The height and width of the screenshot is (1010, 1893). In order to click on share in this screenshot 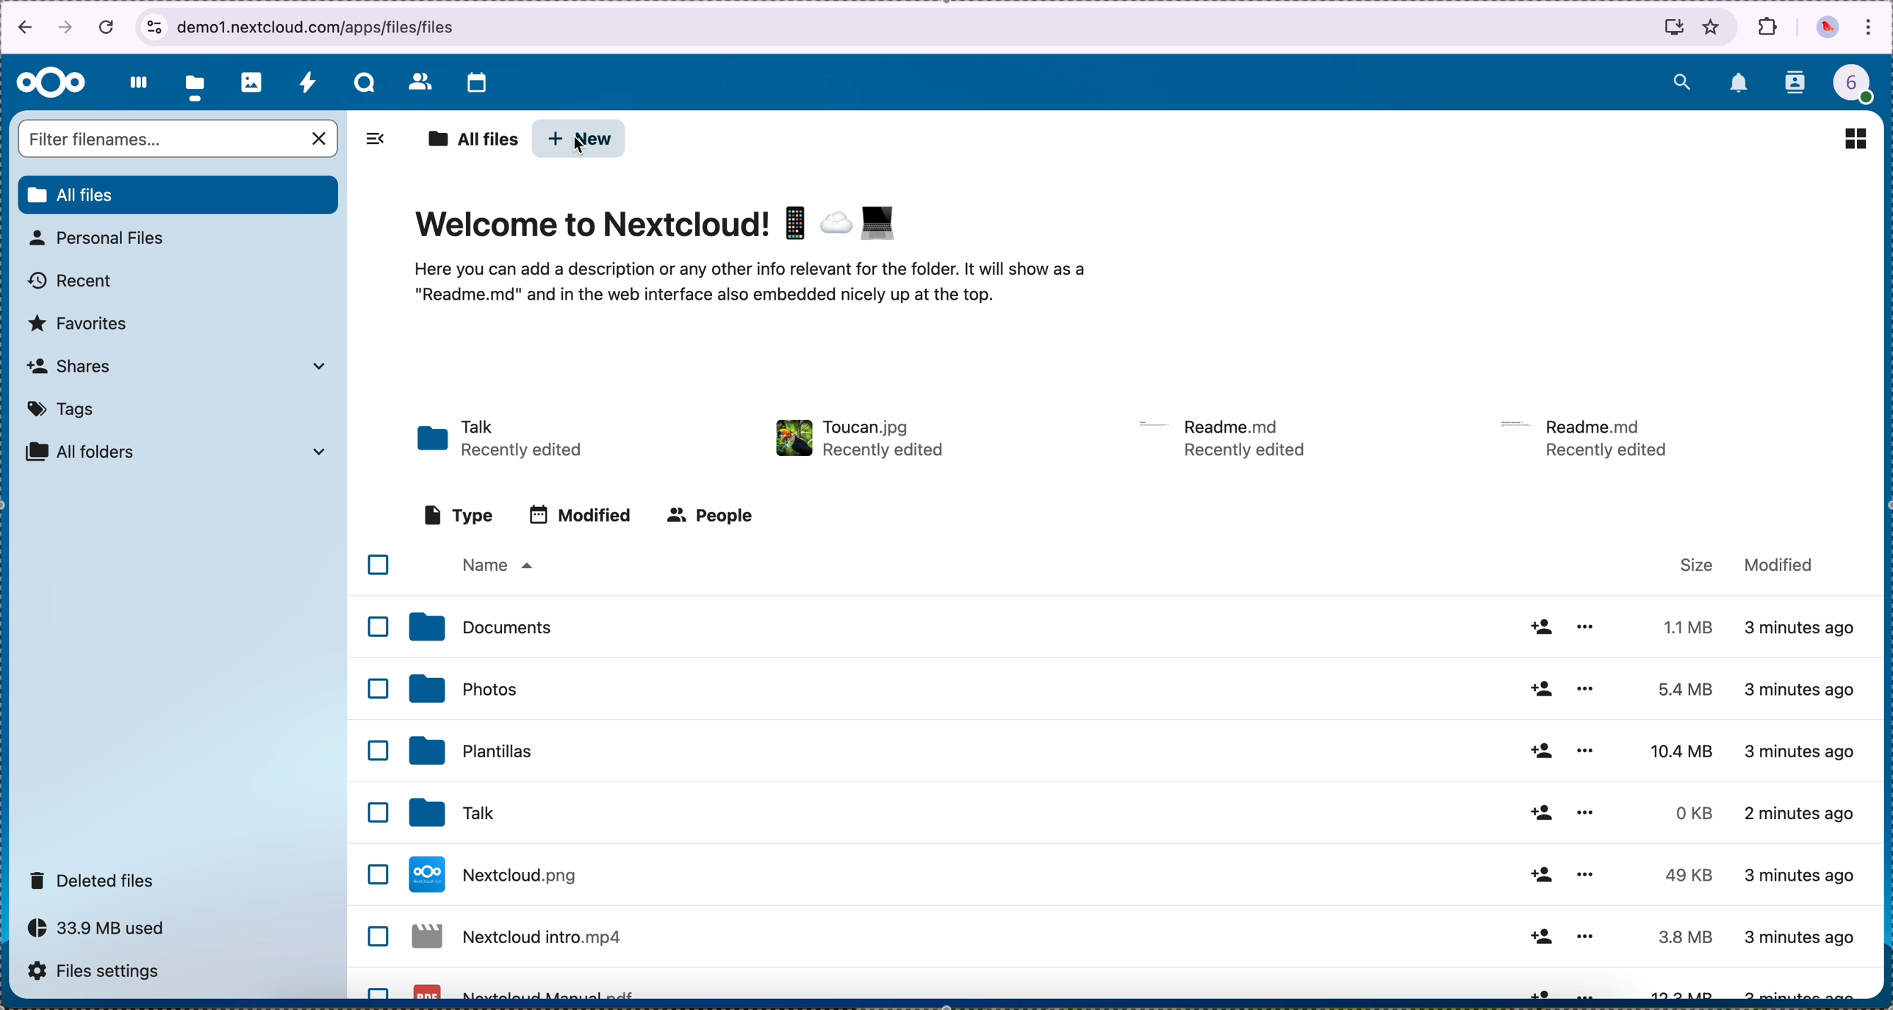, I will do `click(1539, 627)`.